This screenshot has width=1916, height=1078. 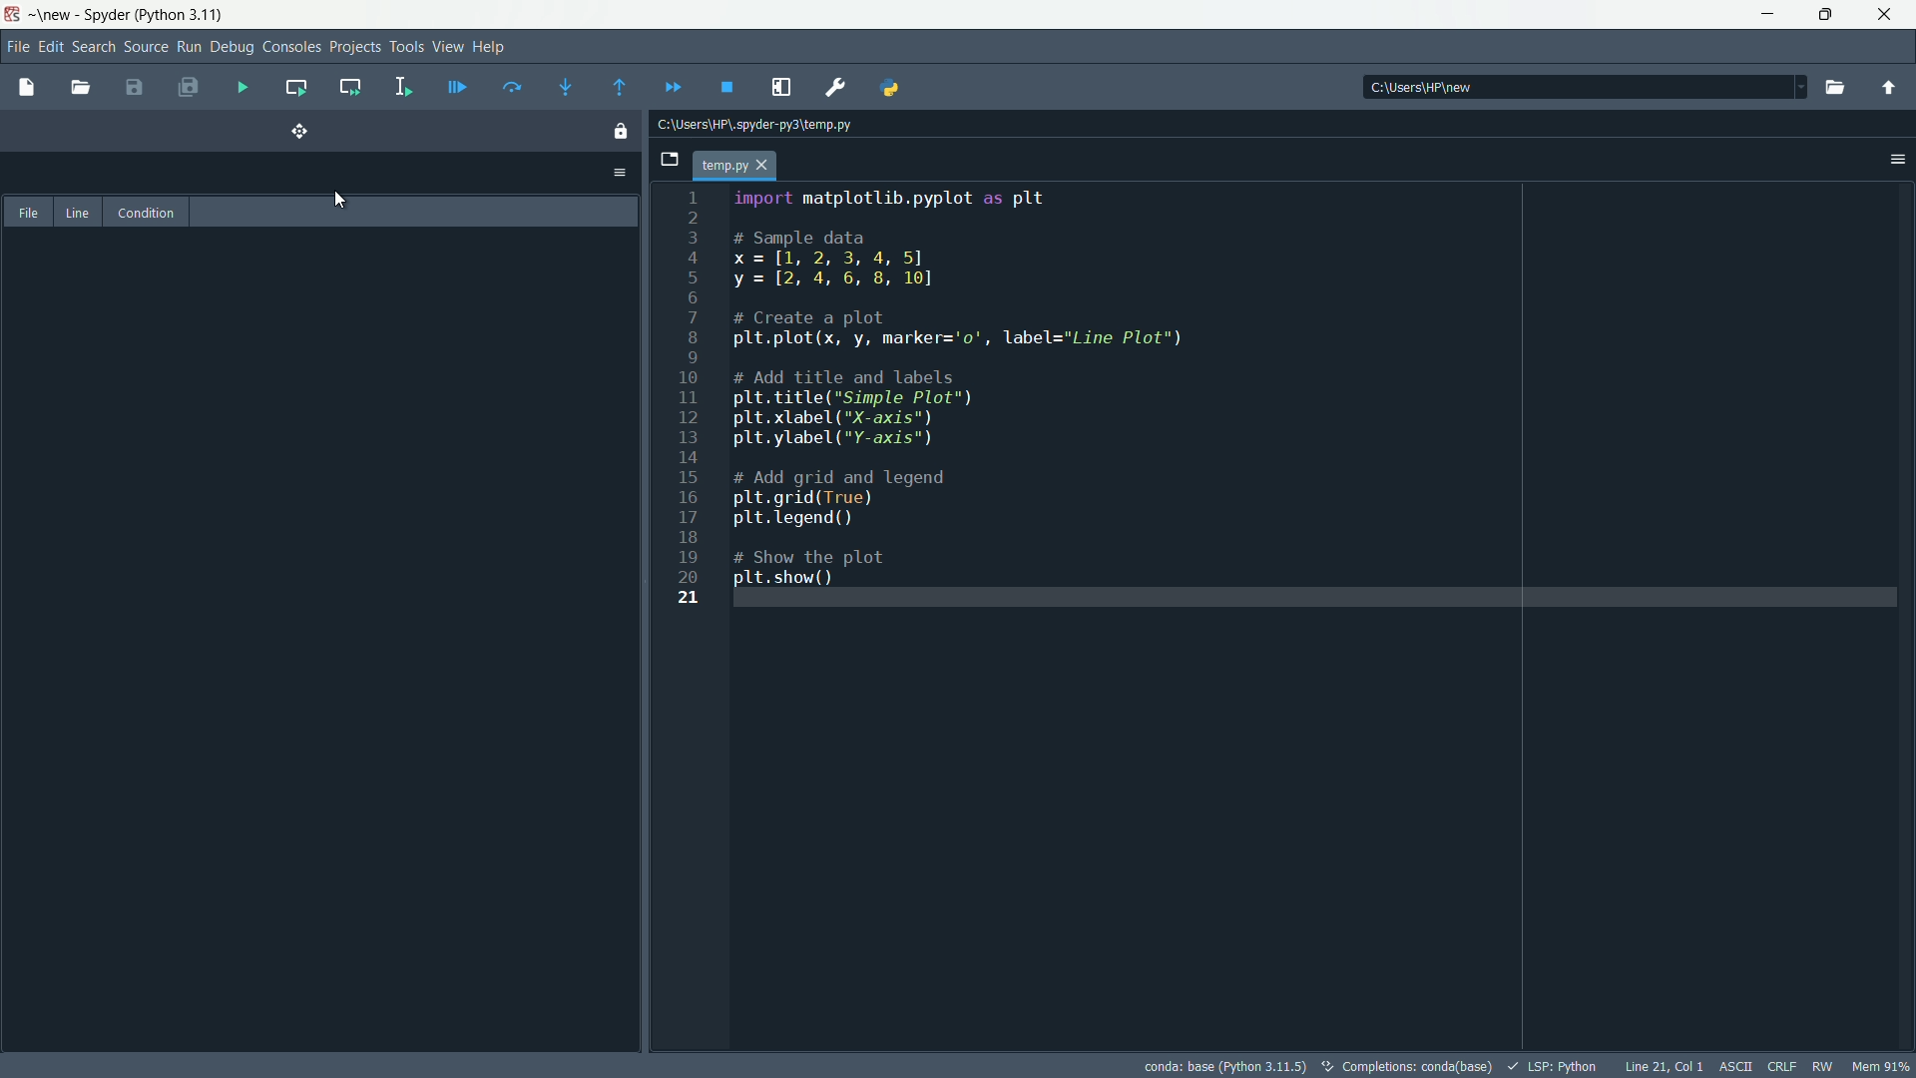 What do you see at coordinates (53, 45) in the screenshot?
I see `edit menu` at bounding box center [53, 45].